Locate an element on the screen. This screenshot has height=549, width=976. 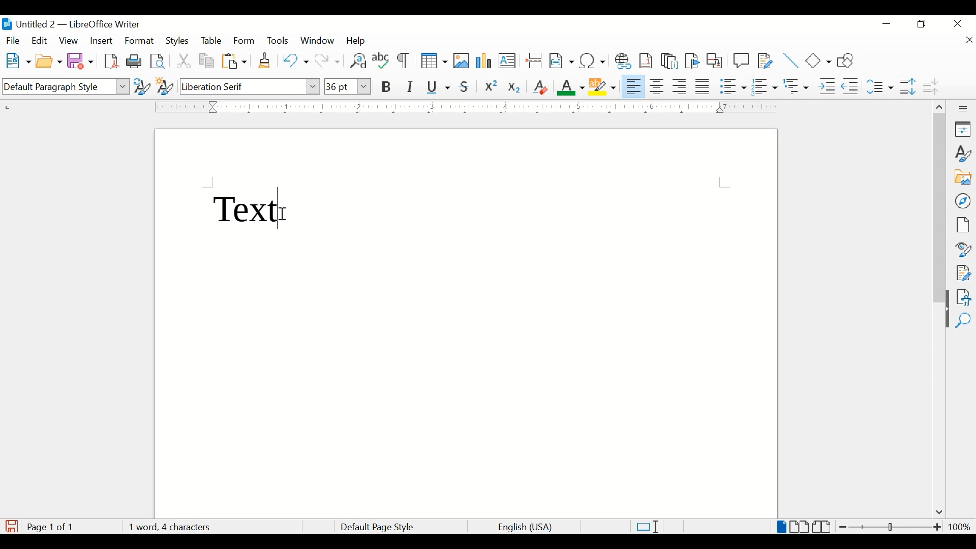
styles is located at coordinates (178, 41).